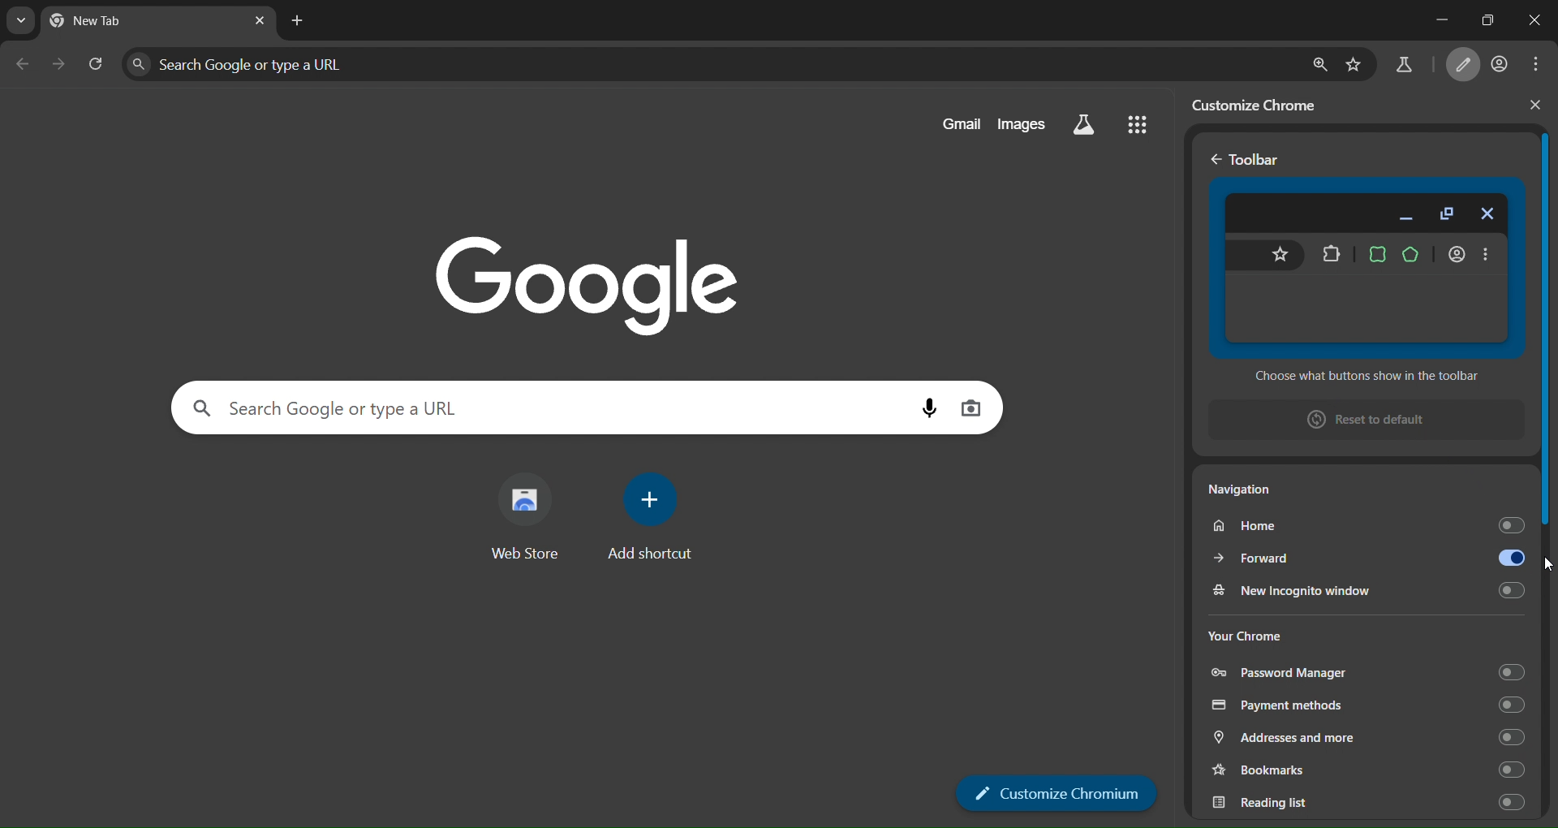 The height and width of the screenshot is (828, 1558). Describe the element at coordinates (1368, 672) in the screenshot. I see `password manager` at that location.